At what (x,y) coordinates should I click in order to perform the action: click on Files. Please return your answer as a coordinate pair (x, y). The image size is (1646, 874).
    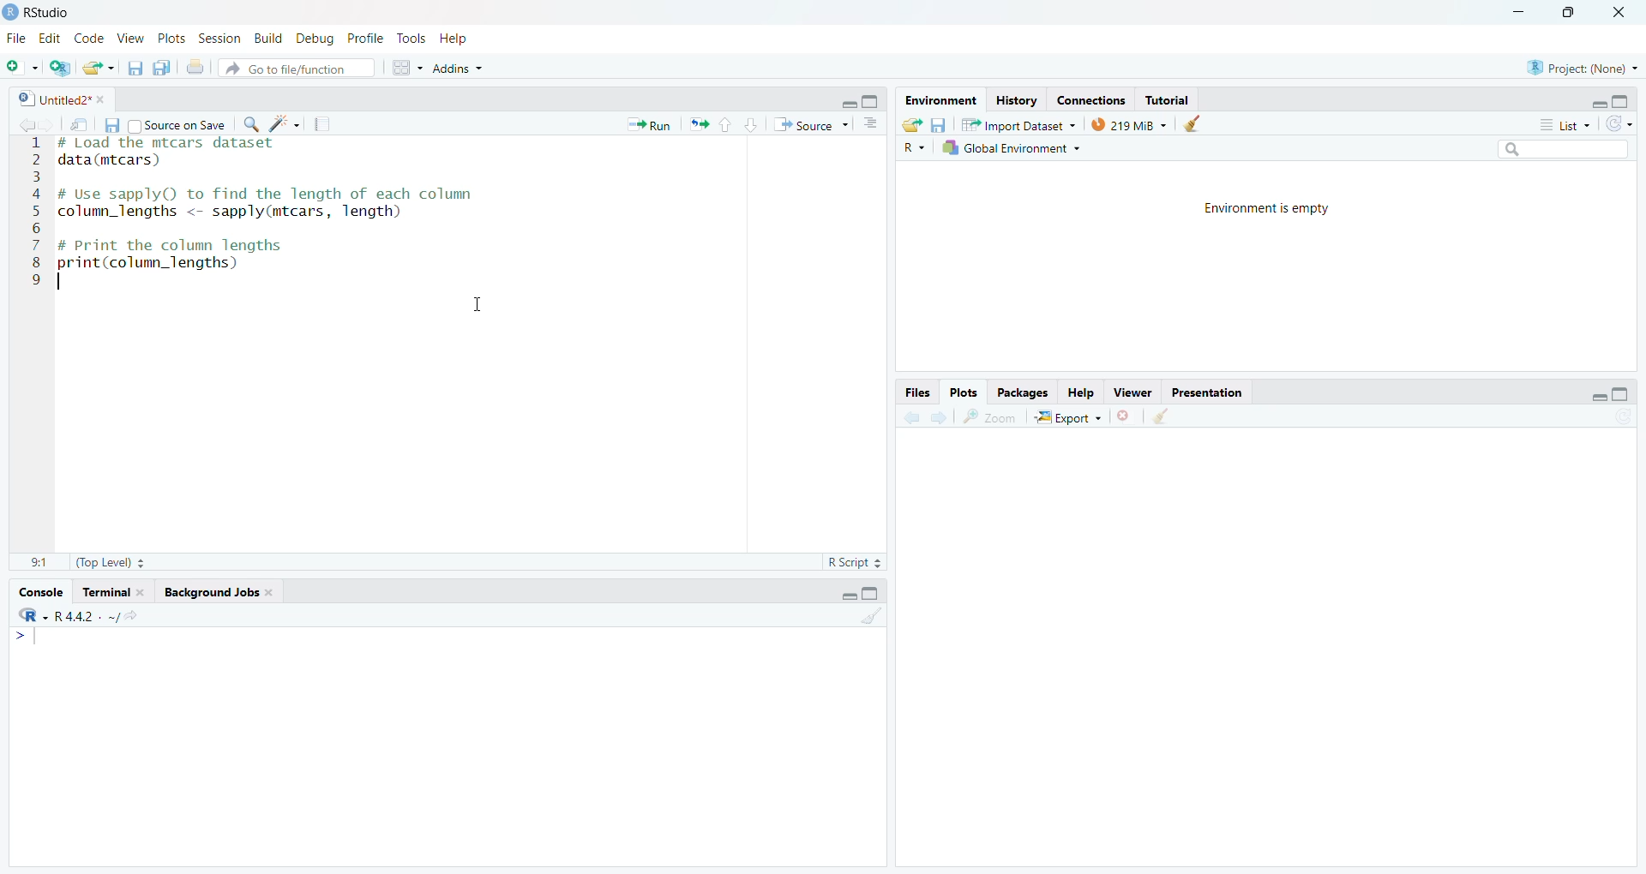
    Looking at the image, I should click on (918, 392).